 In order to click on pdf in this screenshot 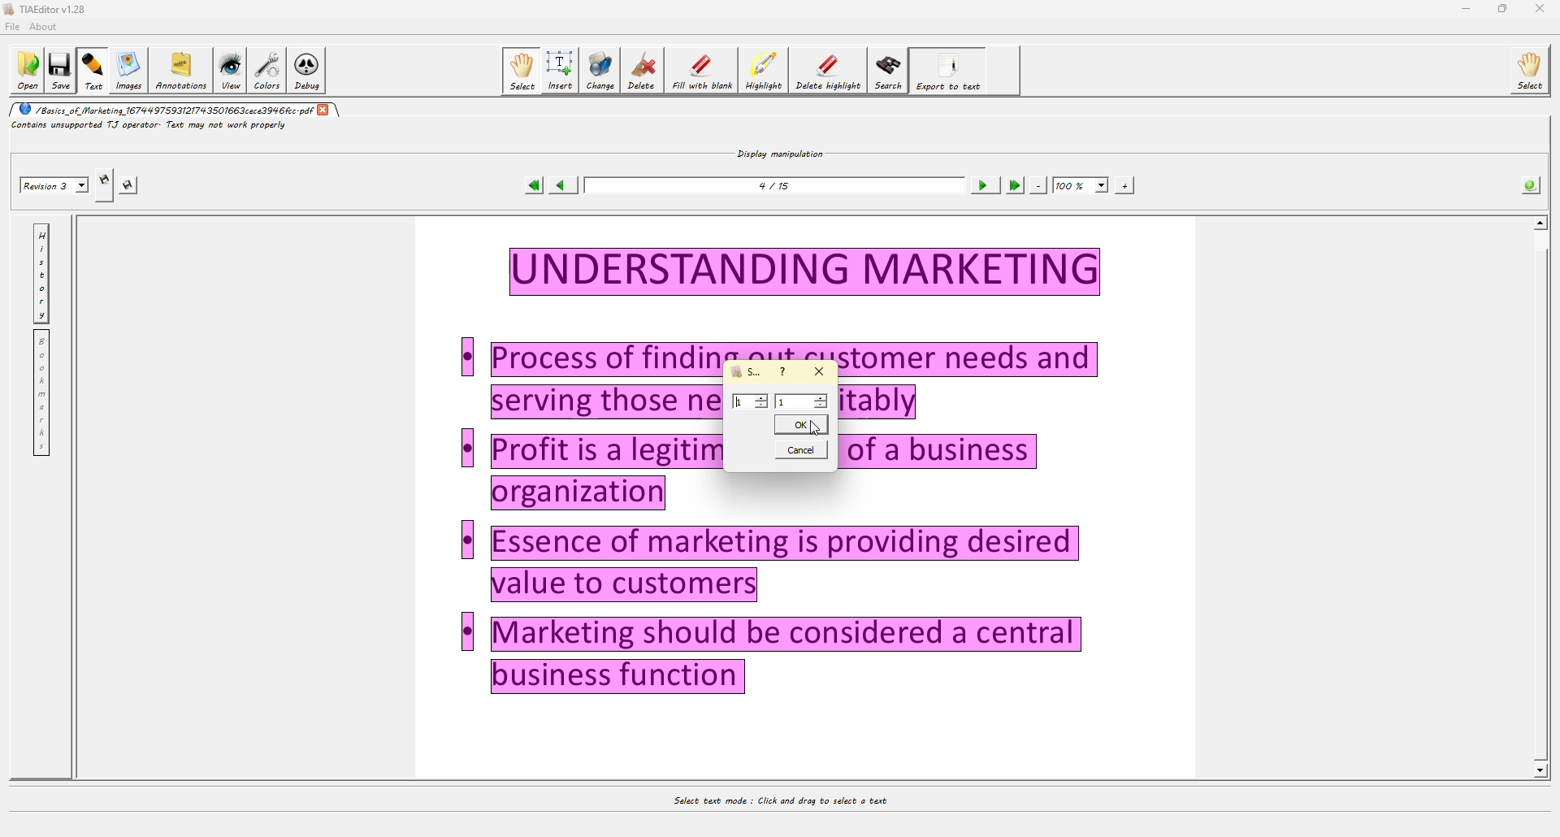, I will do `click(160, 110)`.